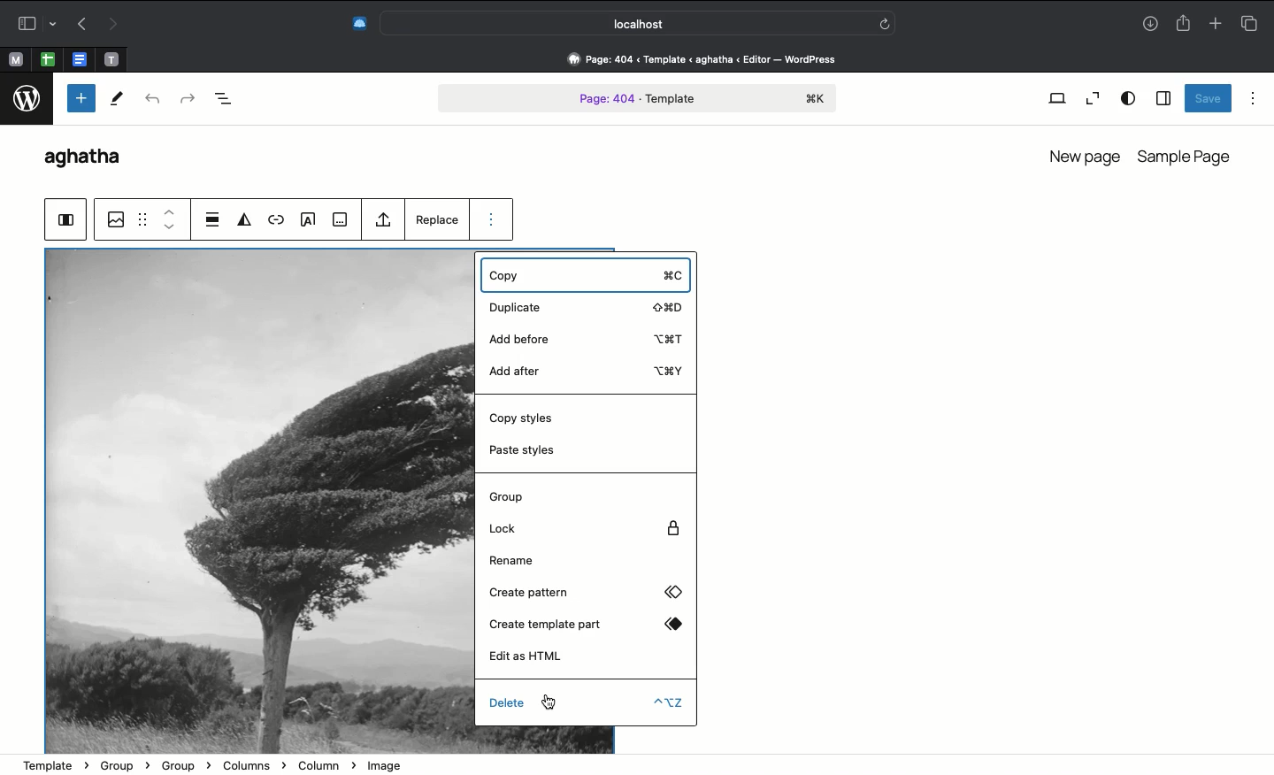 The image size is (1274, 775). I want to click on View options, so click(1129, 99).